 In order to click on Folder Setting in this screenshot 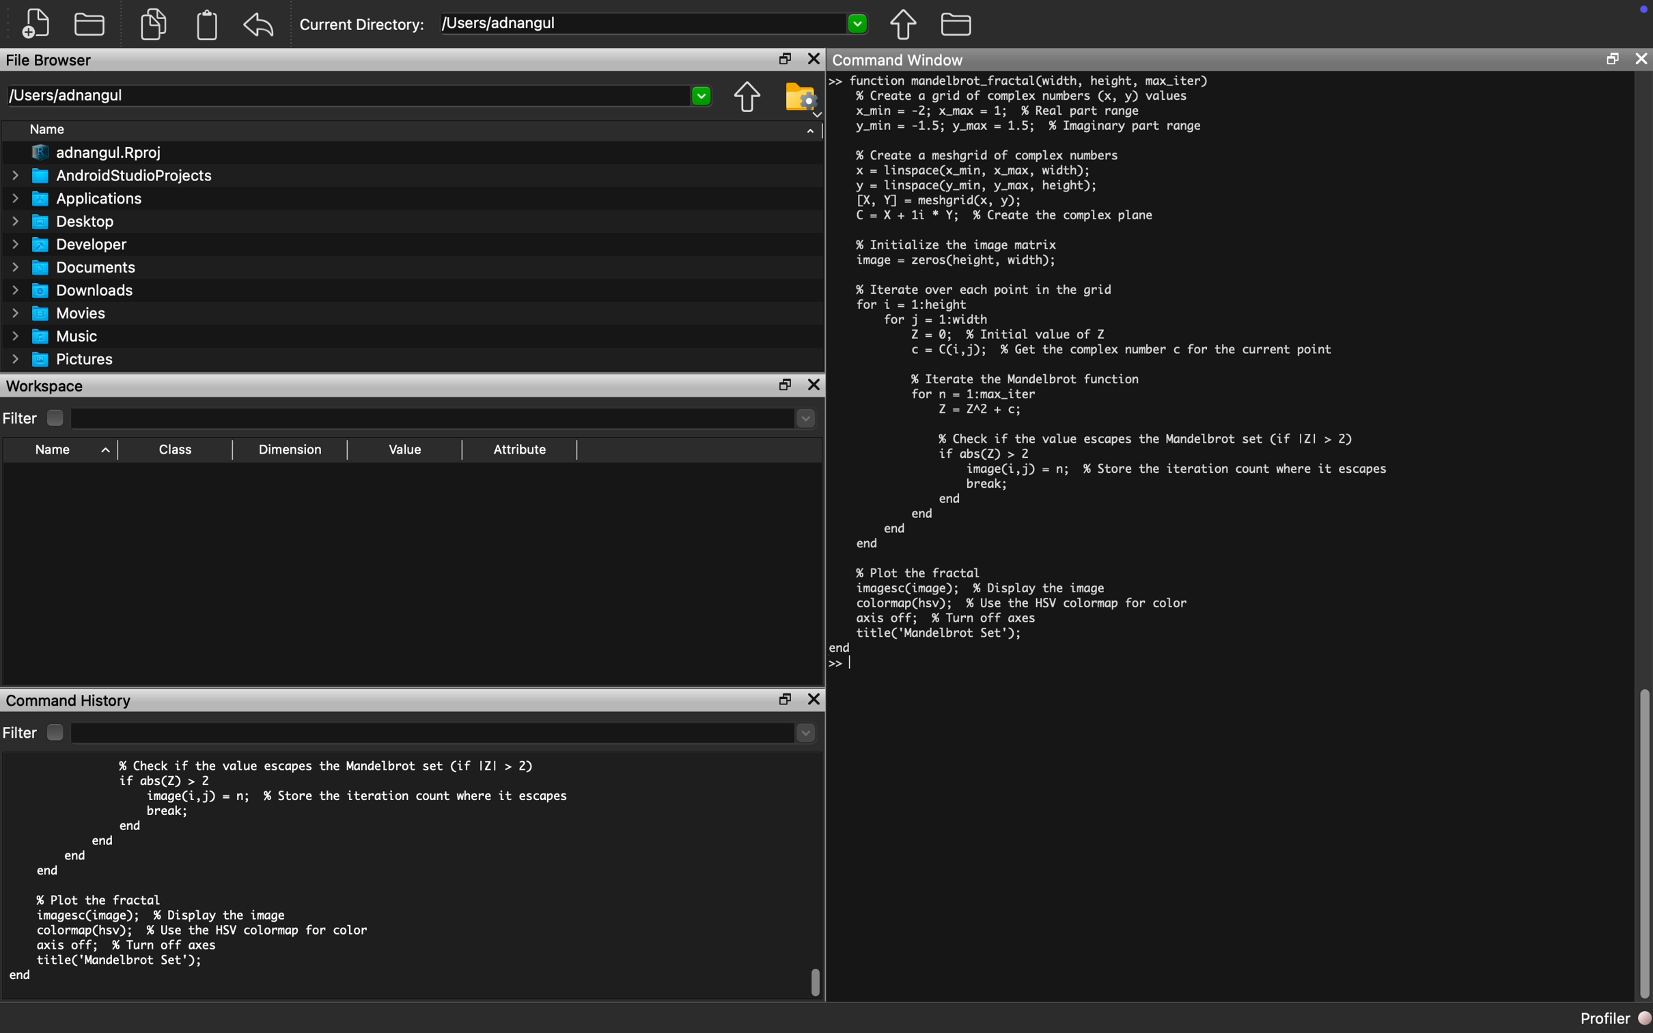, I will do `click(801, 98)`.